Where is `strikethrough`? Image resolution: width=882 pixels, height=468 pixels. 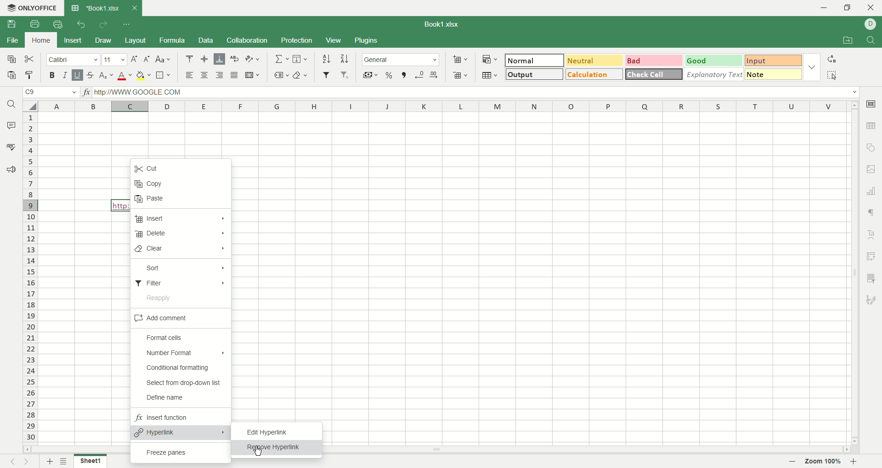
strikethrough is located at coordinates (89, 76).